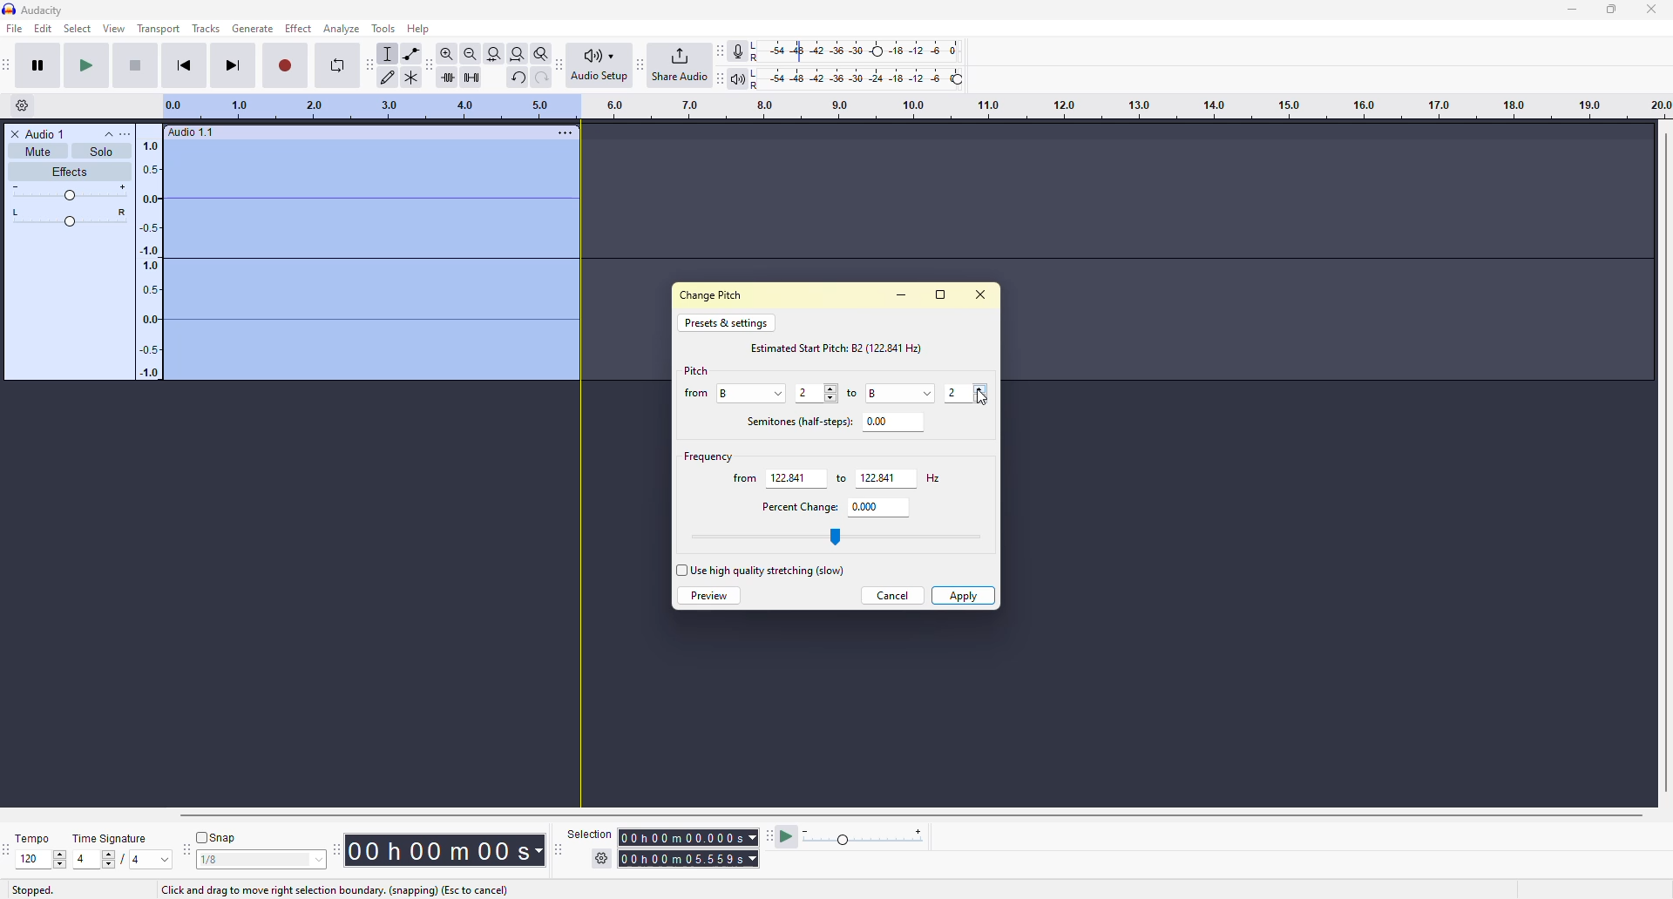  Describe the element at coordinates (31, 858) in the screenshot. I see `120` at that location.